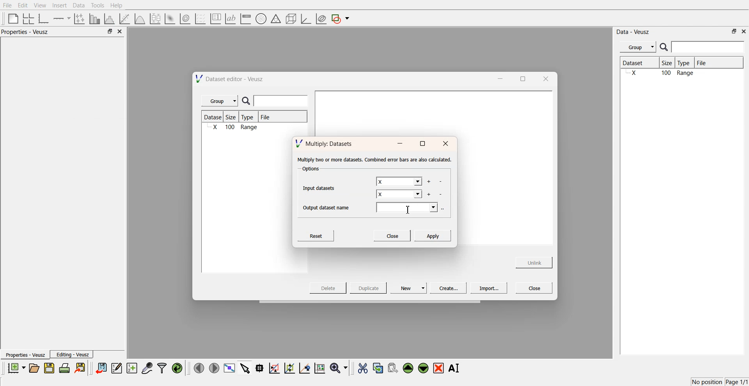  Describe the element at coordinates (79, 18) in the screenshot. I see `plot points with non-orthogonal axes` at that location.